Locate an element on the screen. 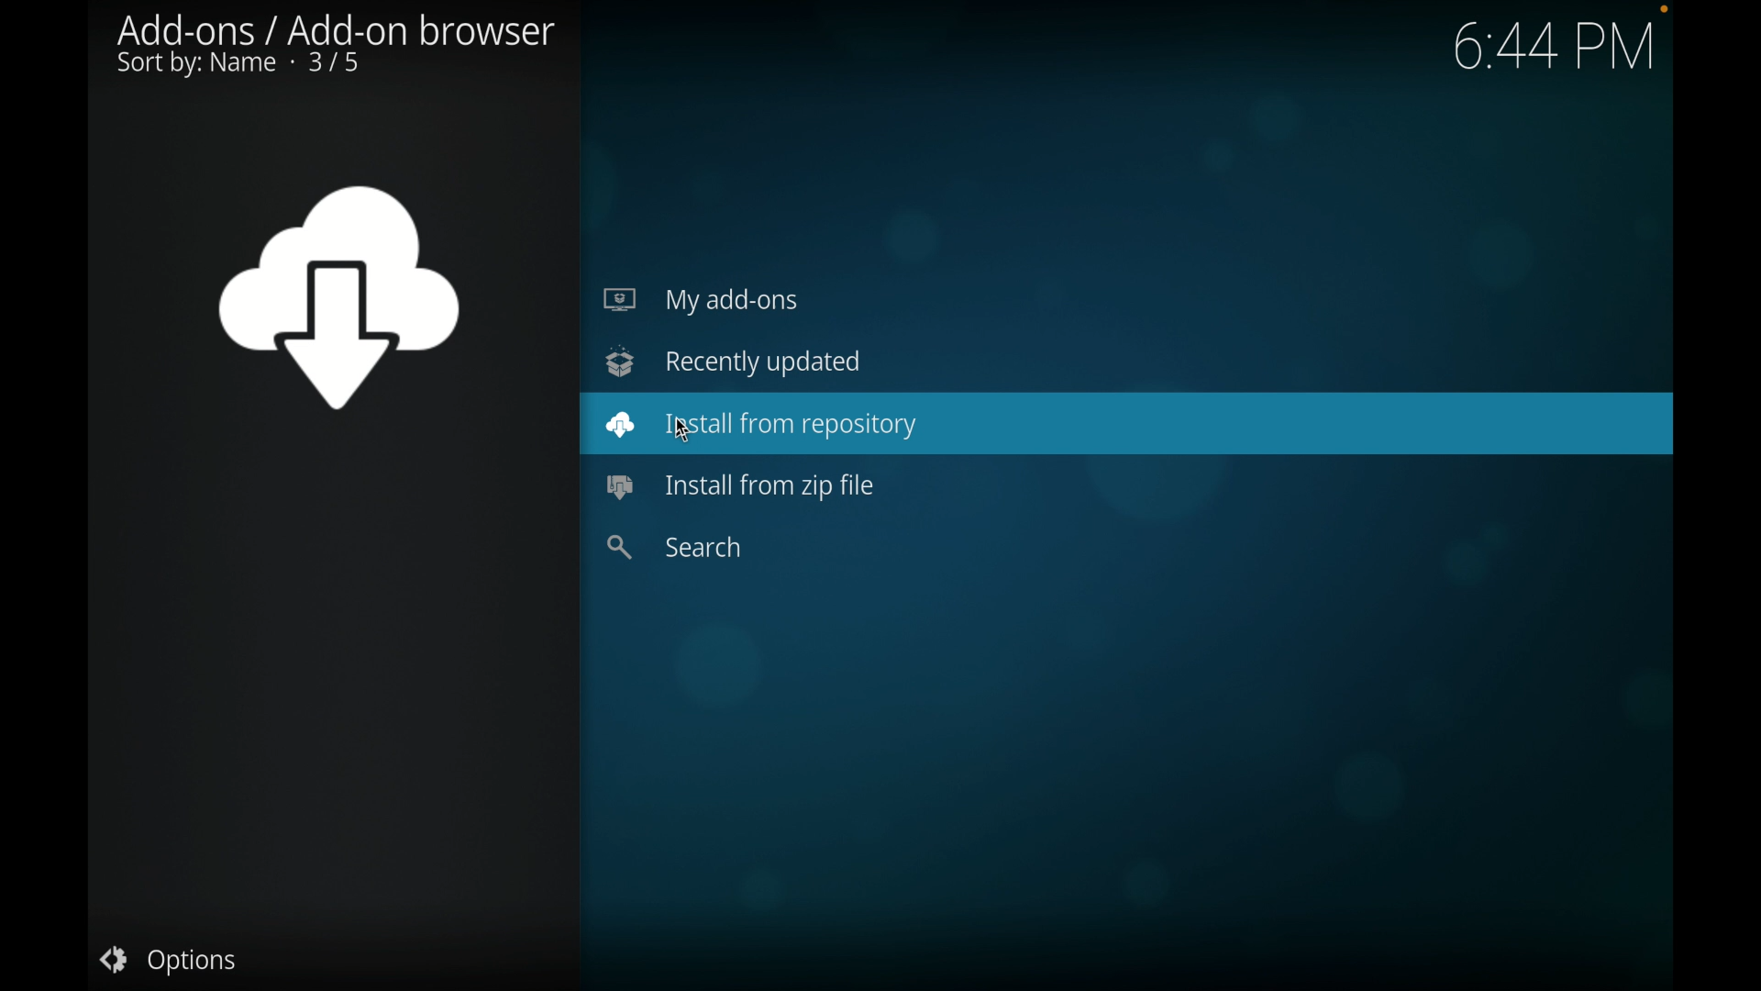 The width and height of the screenshot is (1761, 991). install from repository is located at coordinates (759, 426).